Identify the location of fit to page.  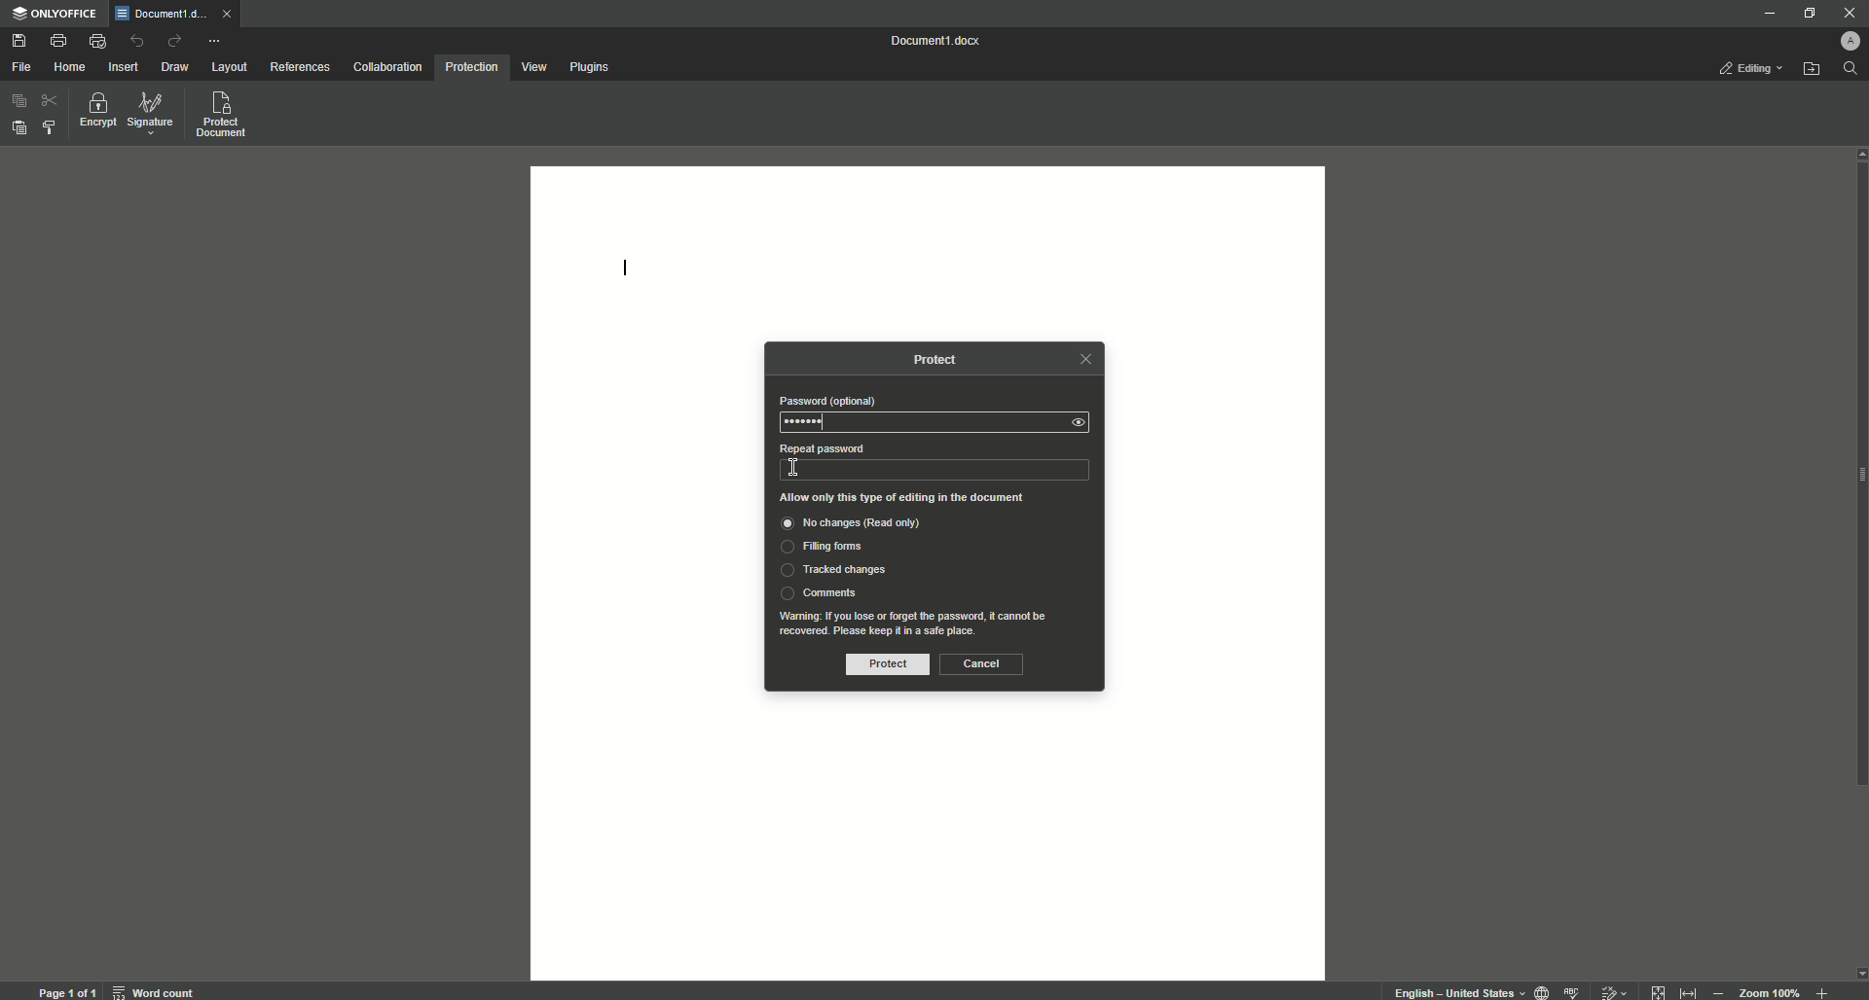
(1659, 989).